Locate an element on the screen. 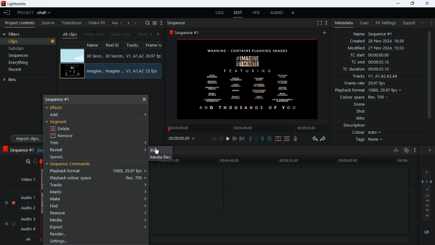 The width and height of the screenshot is (435, 245). Frame rate is located at coordinates (154, 56).